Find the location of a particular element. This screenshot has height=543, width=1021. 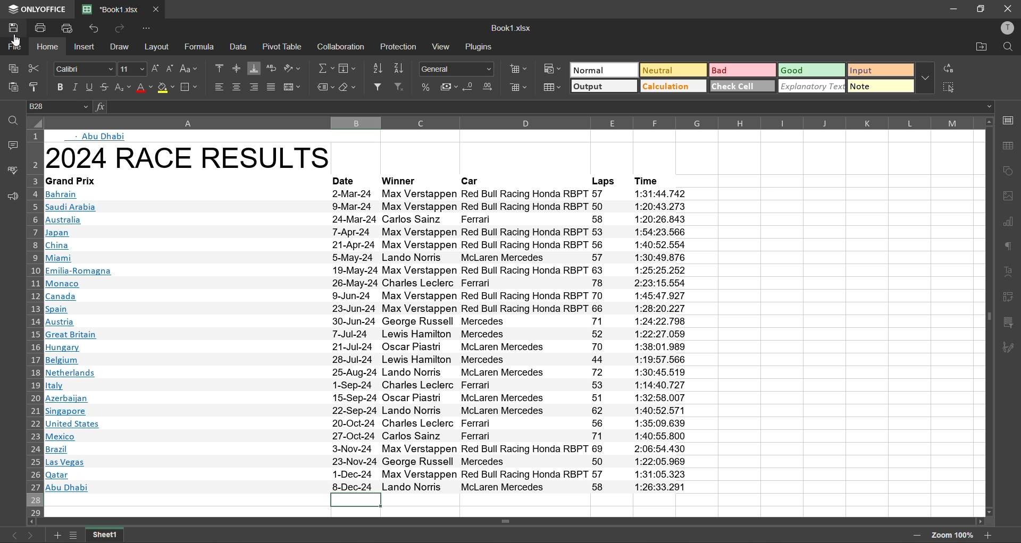

cell address is located at coordinates (61, 108).